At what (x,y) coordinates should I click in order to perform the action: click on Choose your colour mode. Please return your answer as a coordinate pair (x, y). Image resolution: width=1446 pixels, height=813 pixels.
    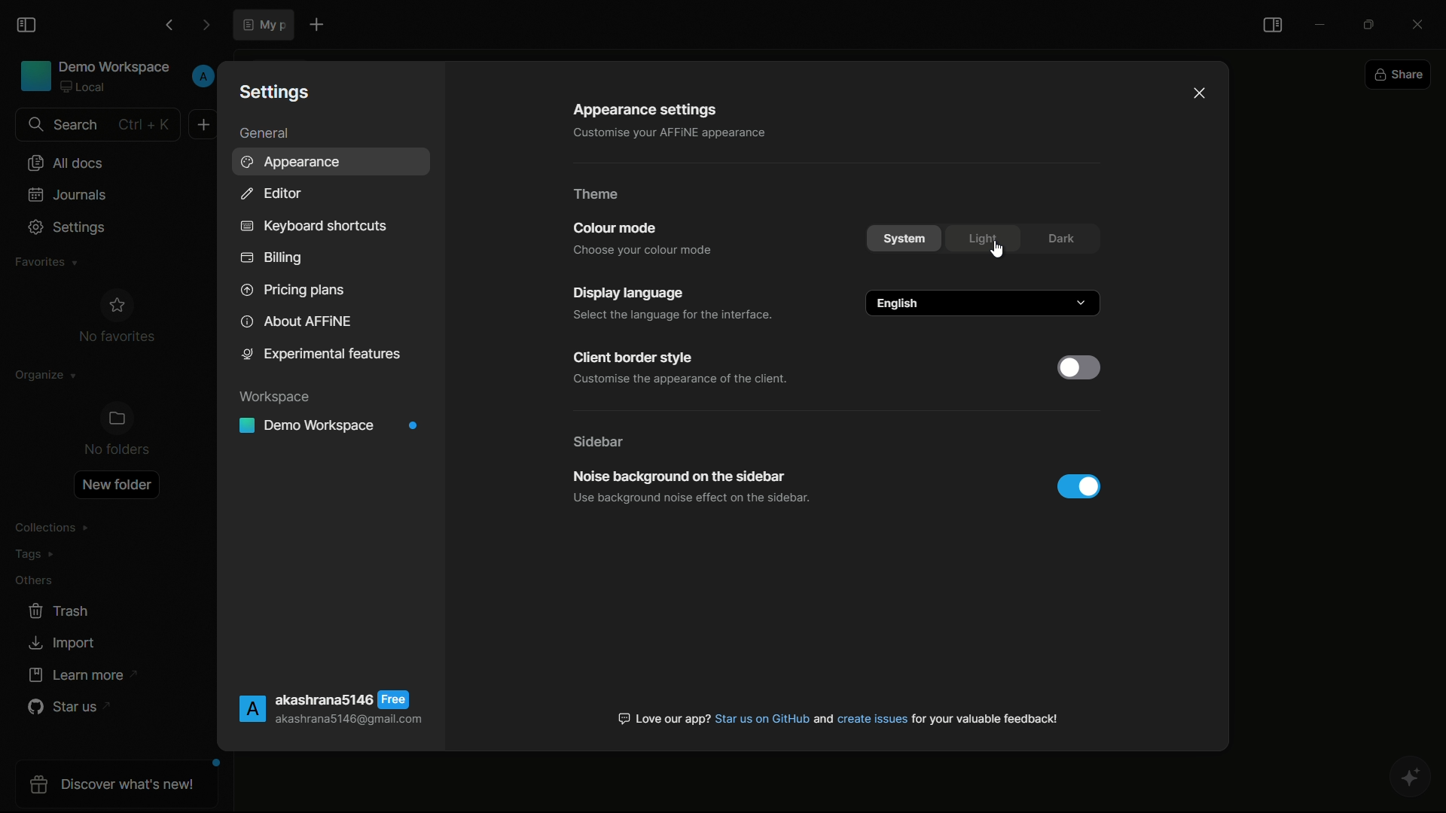
    Looking at the image, I should click on (647, 249).